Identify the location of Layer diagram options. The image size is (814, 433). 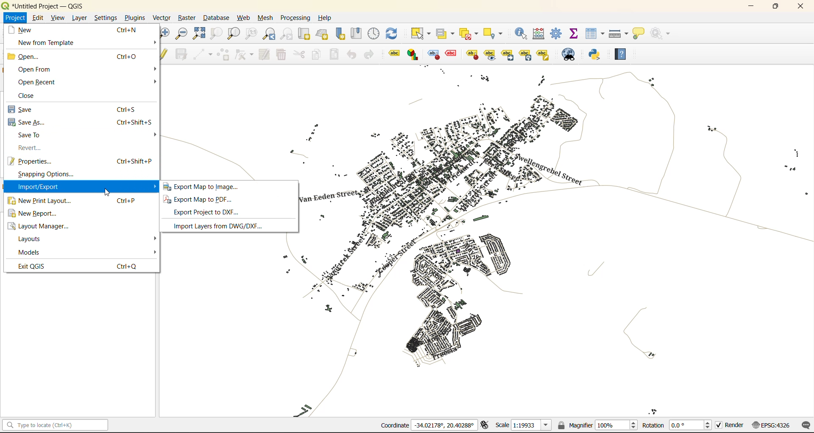
(413, 54).